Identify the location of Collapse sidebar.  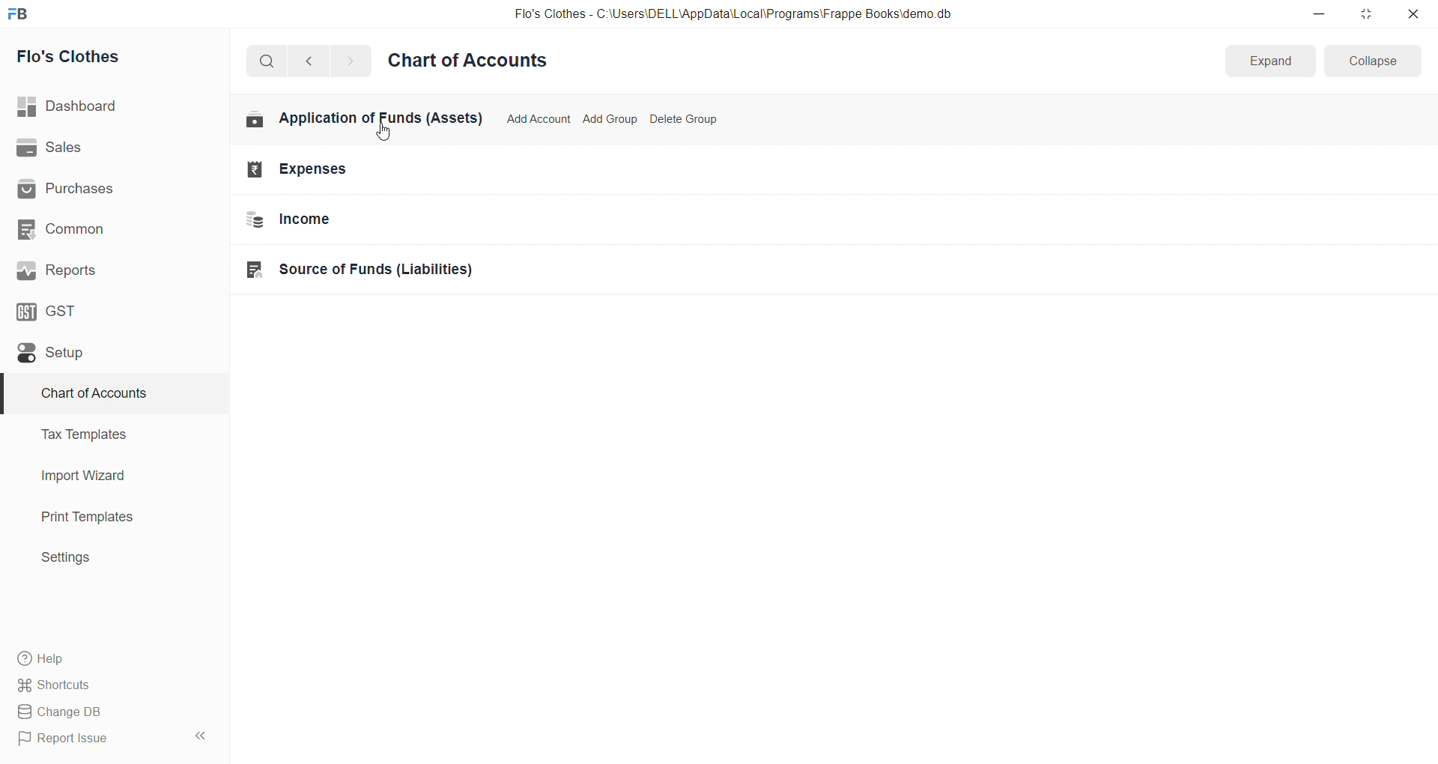
(202, 739).